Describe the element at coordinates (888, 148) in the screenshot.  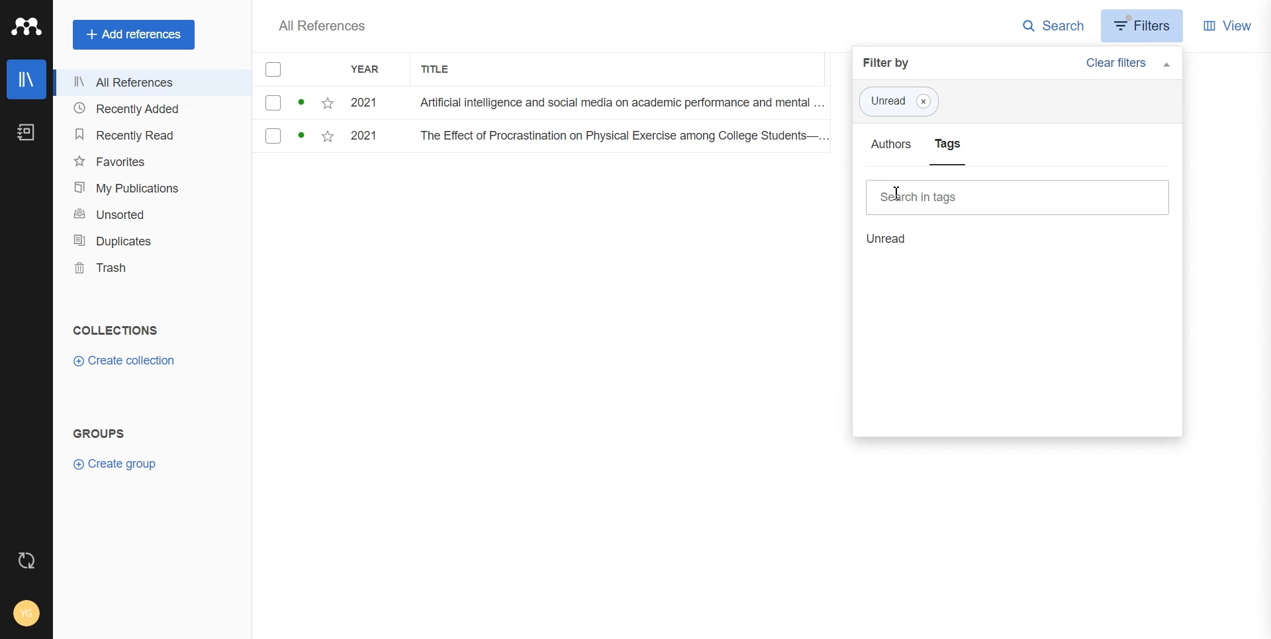
I see `Authors` at that location.